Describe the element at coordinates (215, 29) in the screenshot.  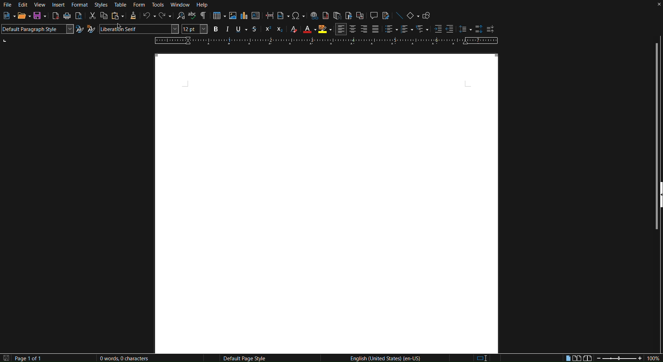
I see `Bold` at that location.